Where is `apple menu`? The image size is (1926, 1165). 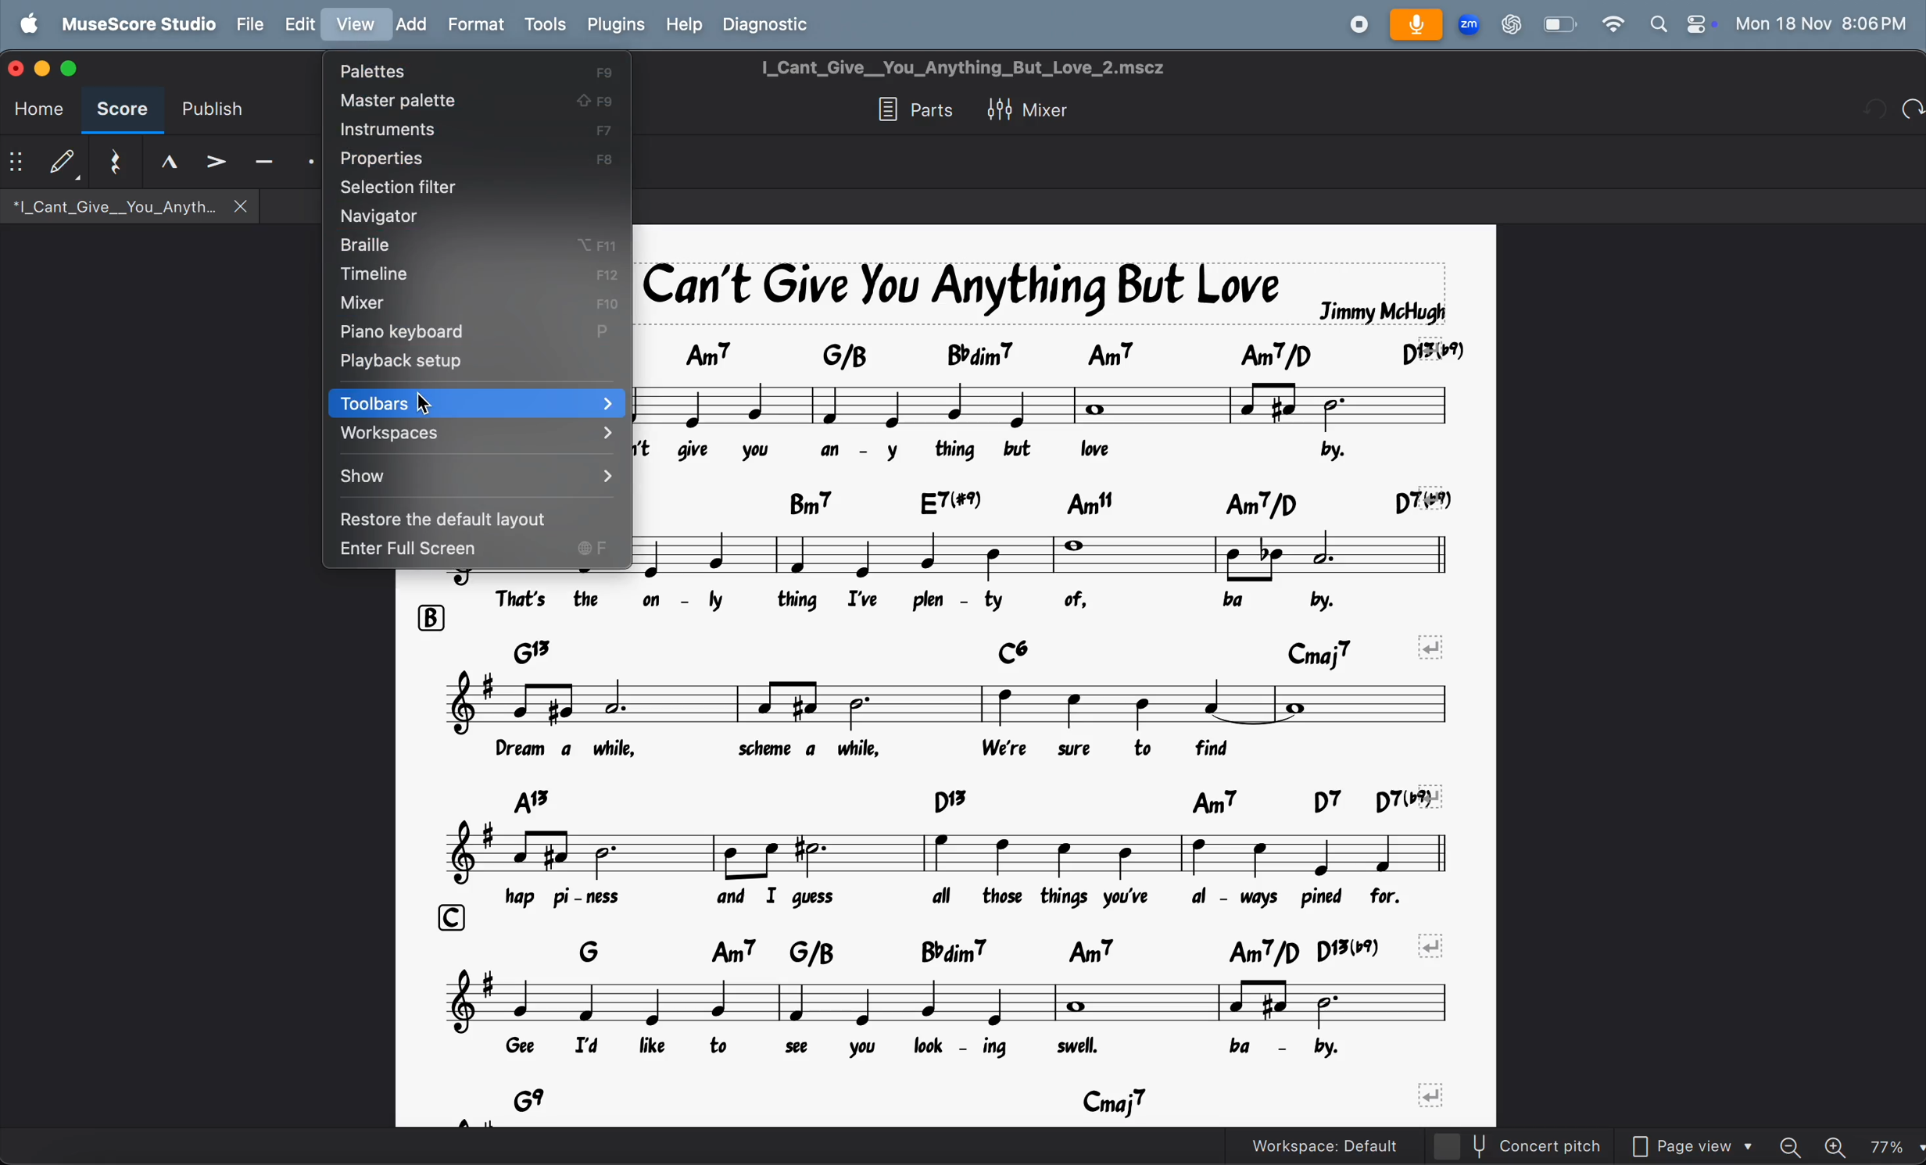 apple menu is located at coordinates (24, 24).